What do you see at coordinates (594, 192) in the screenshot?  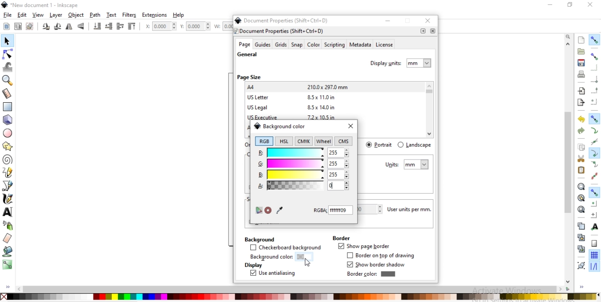 I see `snap other points` at bounding box center [594, 192].